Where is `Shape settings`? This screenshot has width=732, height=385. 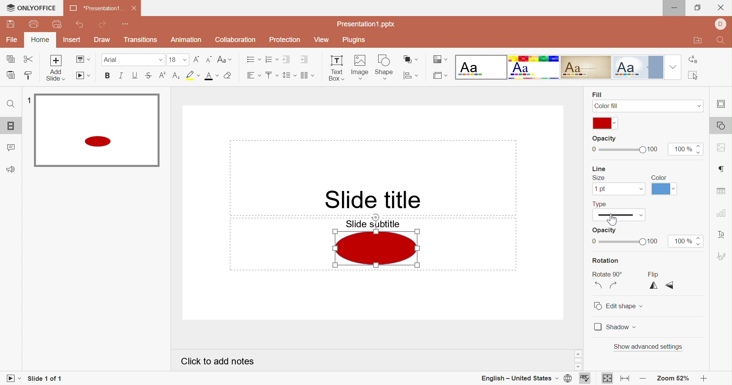
Shape settings is located at coordinates (720, 127).